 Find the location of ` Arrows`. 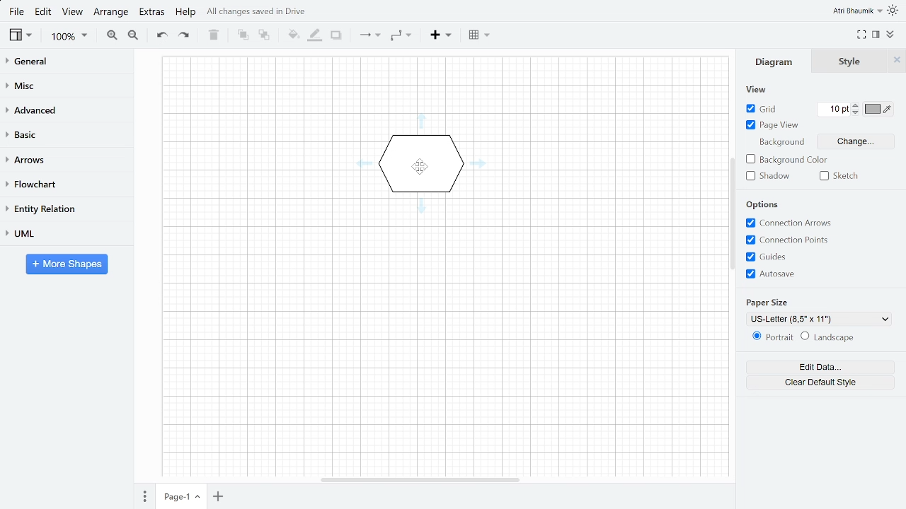

 Arrows is located at coordinates (64, 158).